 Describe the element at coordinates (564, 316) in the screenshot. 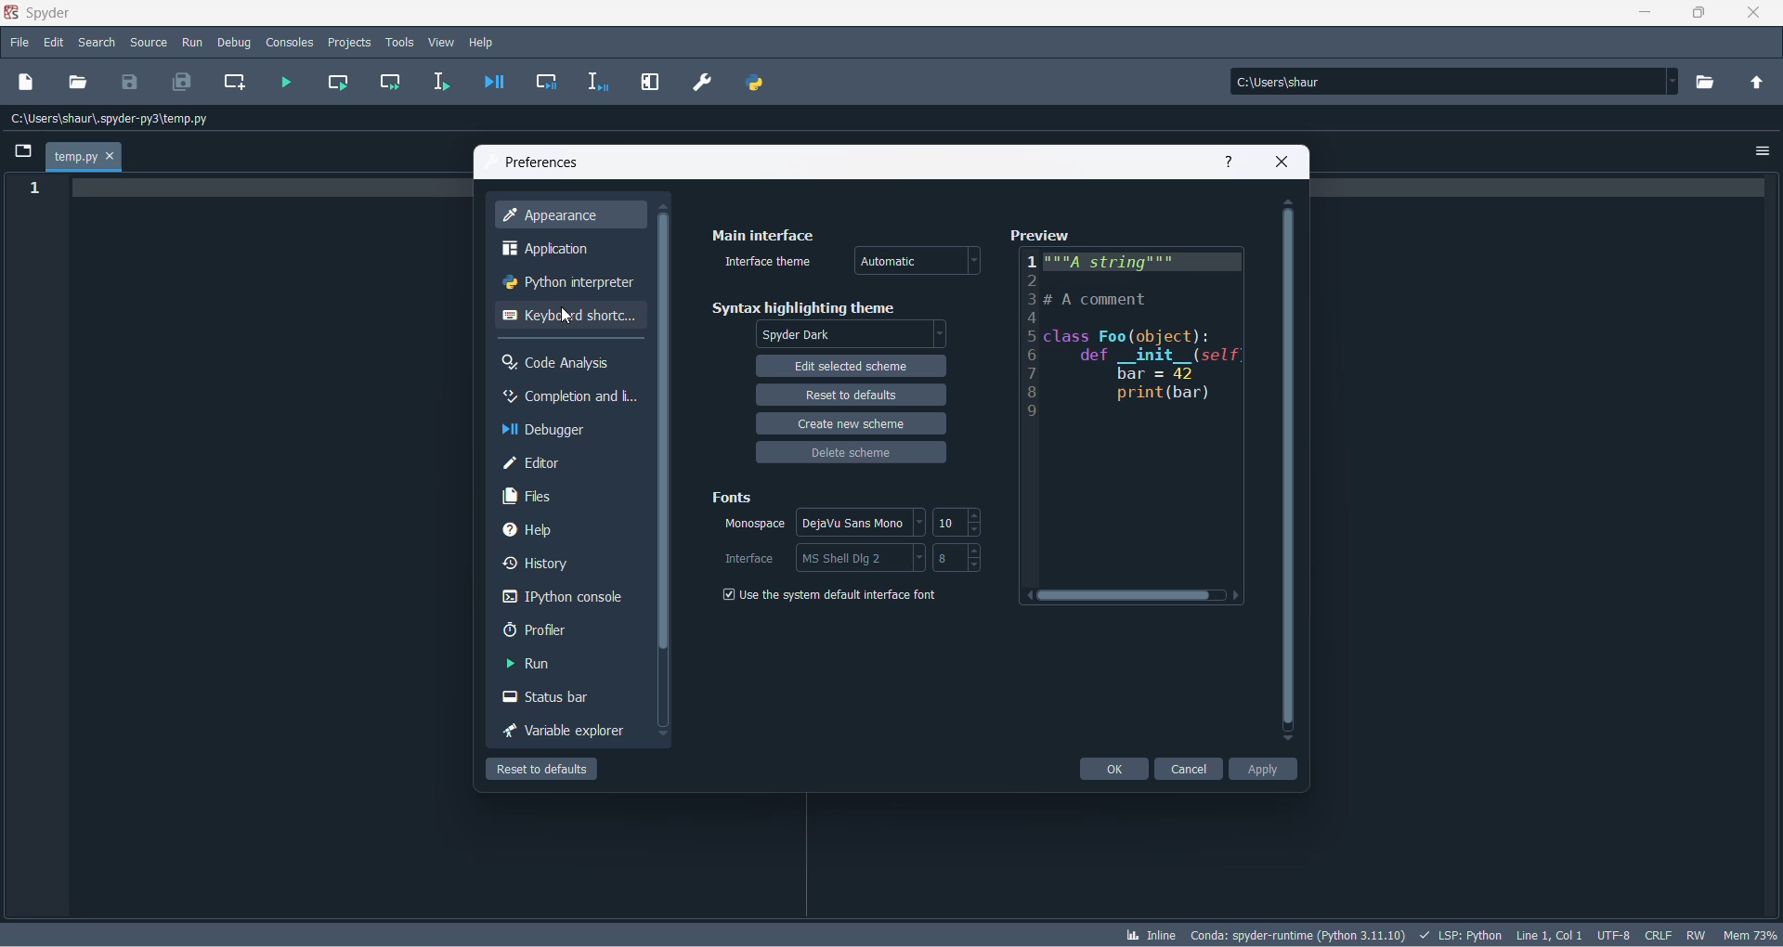

I see `cursor` at that location.